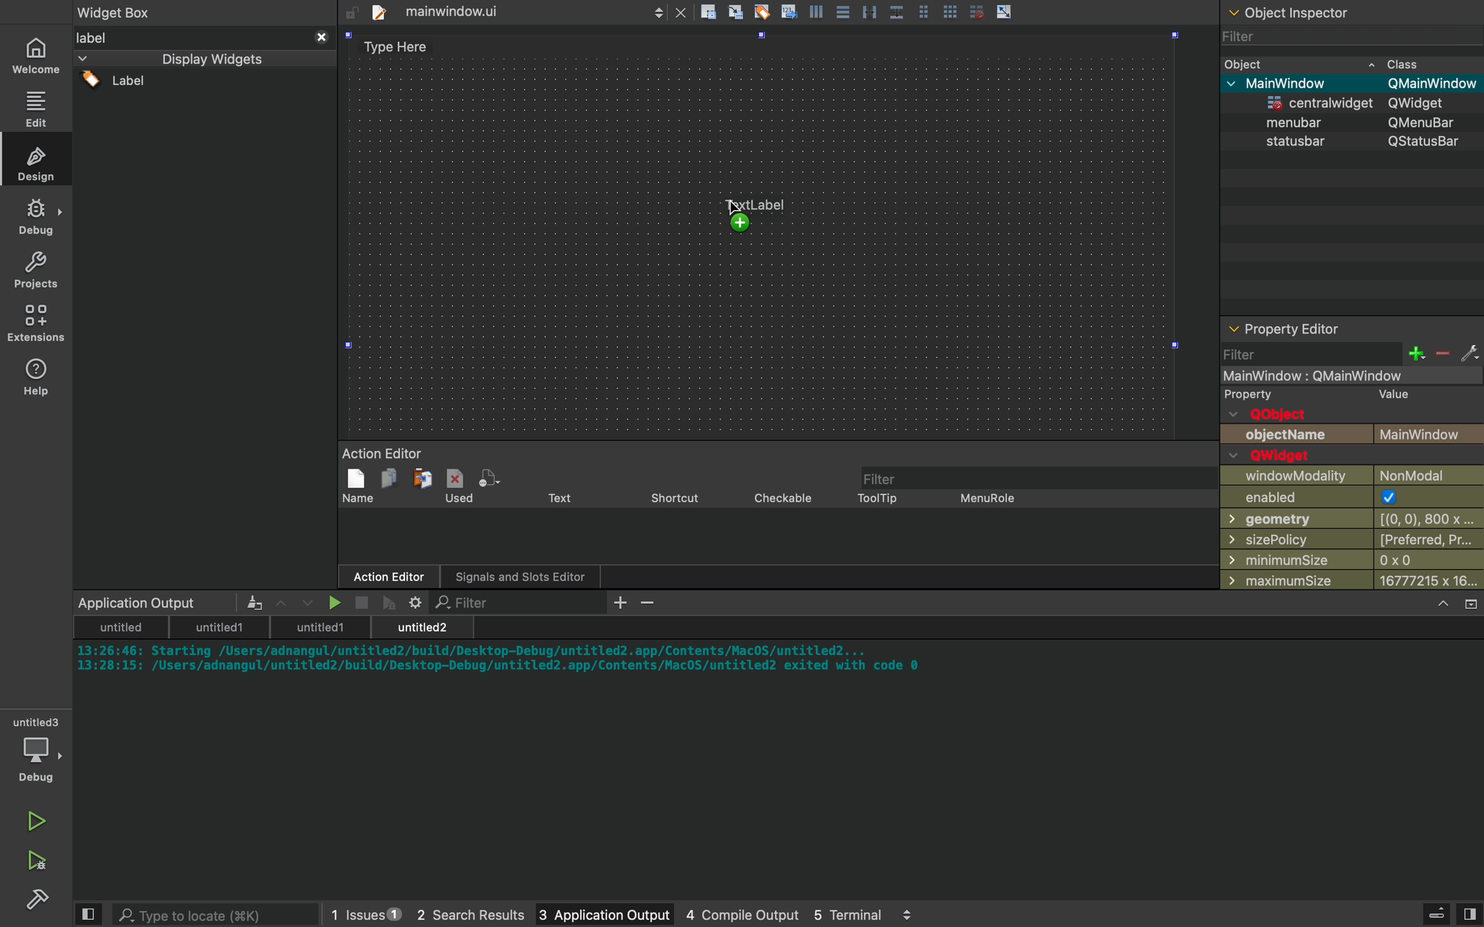 The height and width of the screenshot is (927, 1484). I want to click on 2 search results, so click(457, 915).